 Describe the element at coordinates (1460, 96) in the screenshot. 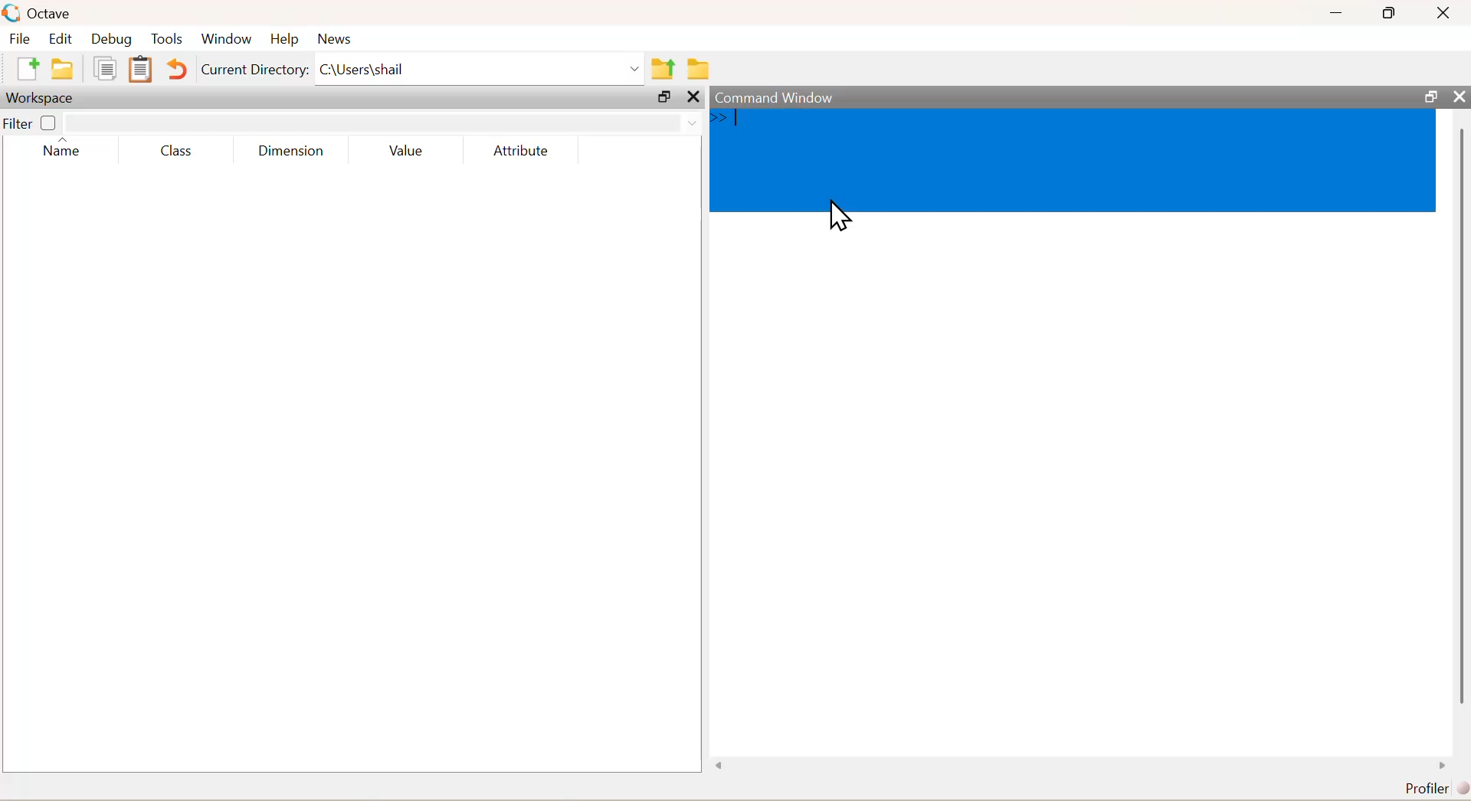

I see `close` at that location.